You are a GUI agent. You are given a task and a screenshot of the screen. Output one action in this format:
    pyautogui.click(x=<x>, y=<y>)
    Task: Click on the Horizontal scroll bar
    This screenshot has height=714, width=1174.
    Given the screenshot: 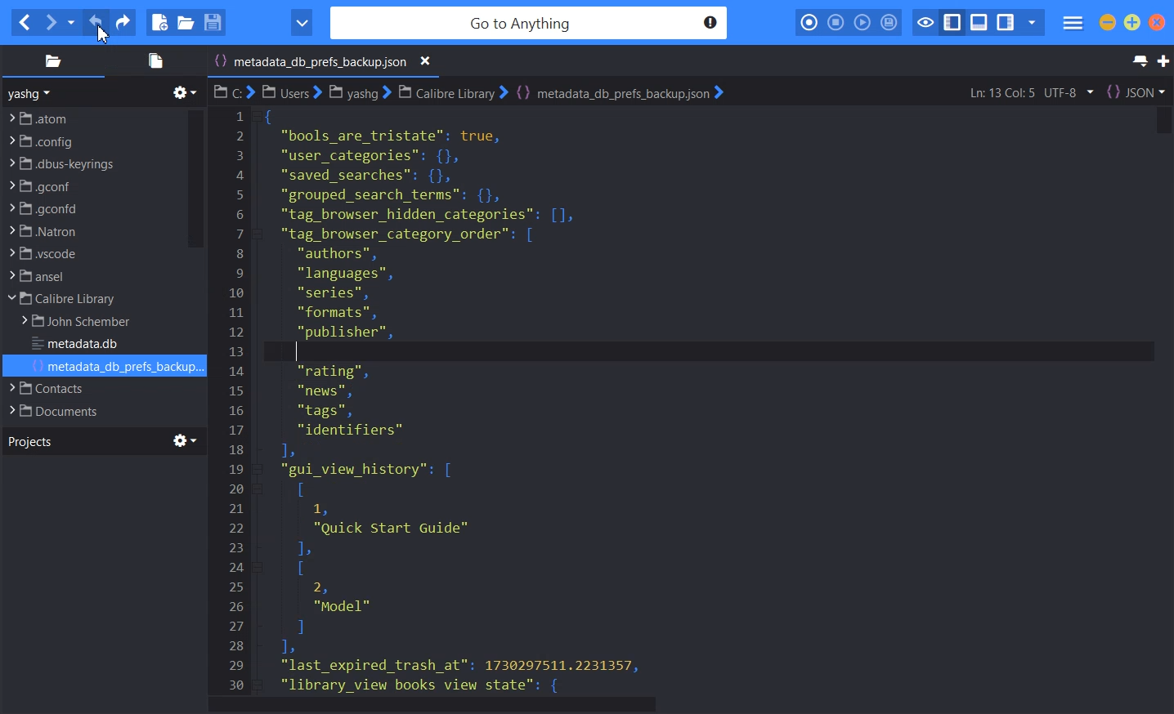 What is the action you would take?
    pyautogui.click(x=690, y=705)
    